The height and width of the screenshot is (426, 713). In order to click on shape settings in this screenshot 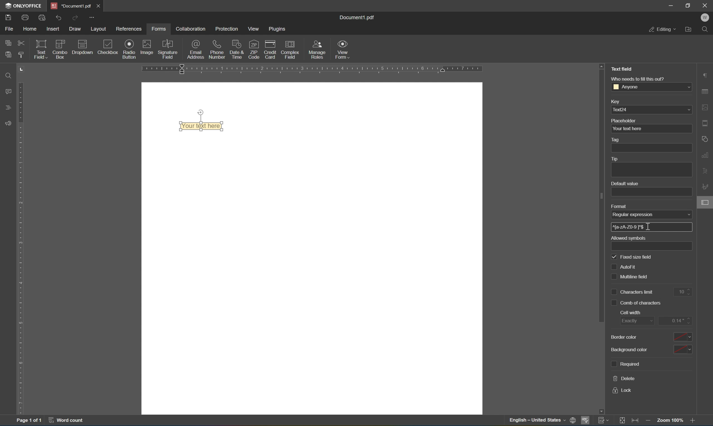, I will do `click(706, 139)`.